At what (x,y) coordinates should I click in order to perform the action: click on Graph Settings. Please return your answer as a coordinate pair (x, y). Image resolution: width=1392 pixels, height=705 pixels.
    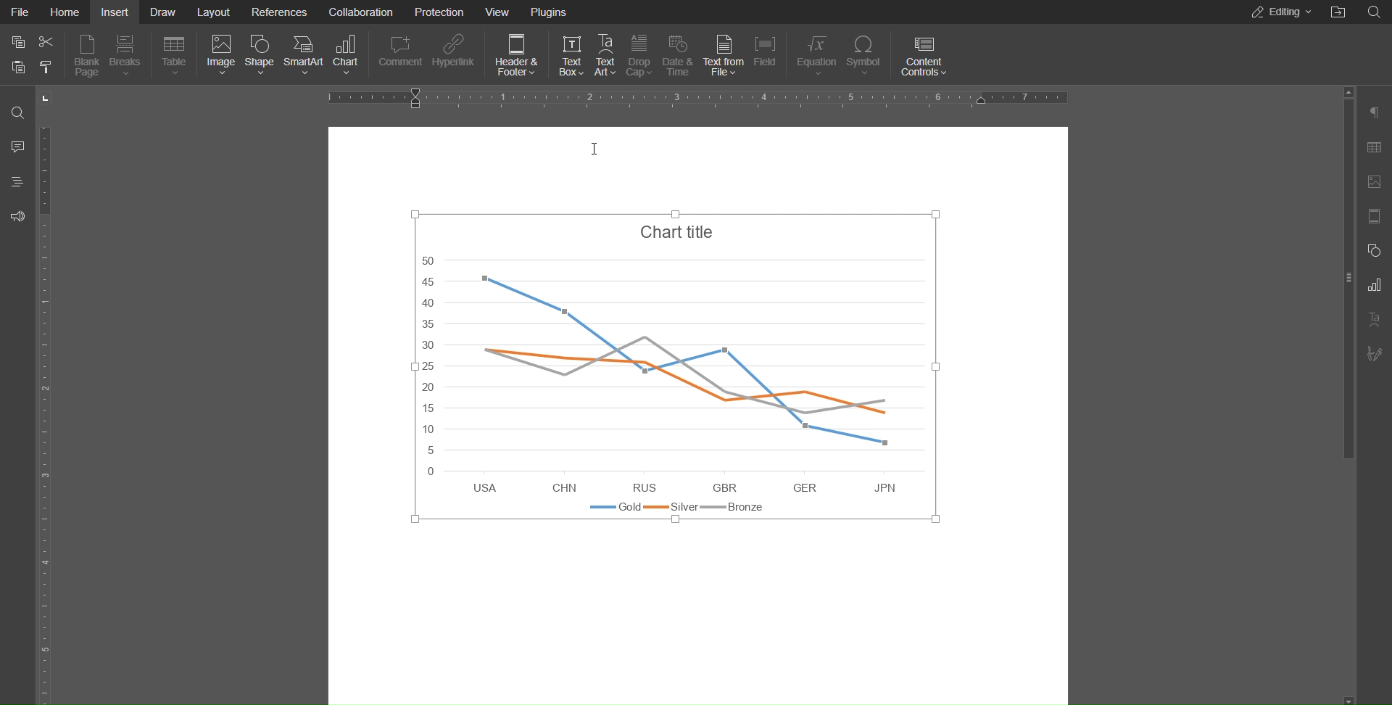
    Looking at the image, I should click on (1374, 286).